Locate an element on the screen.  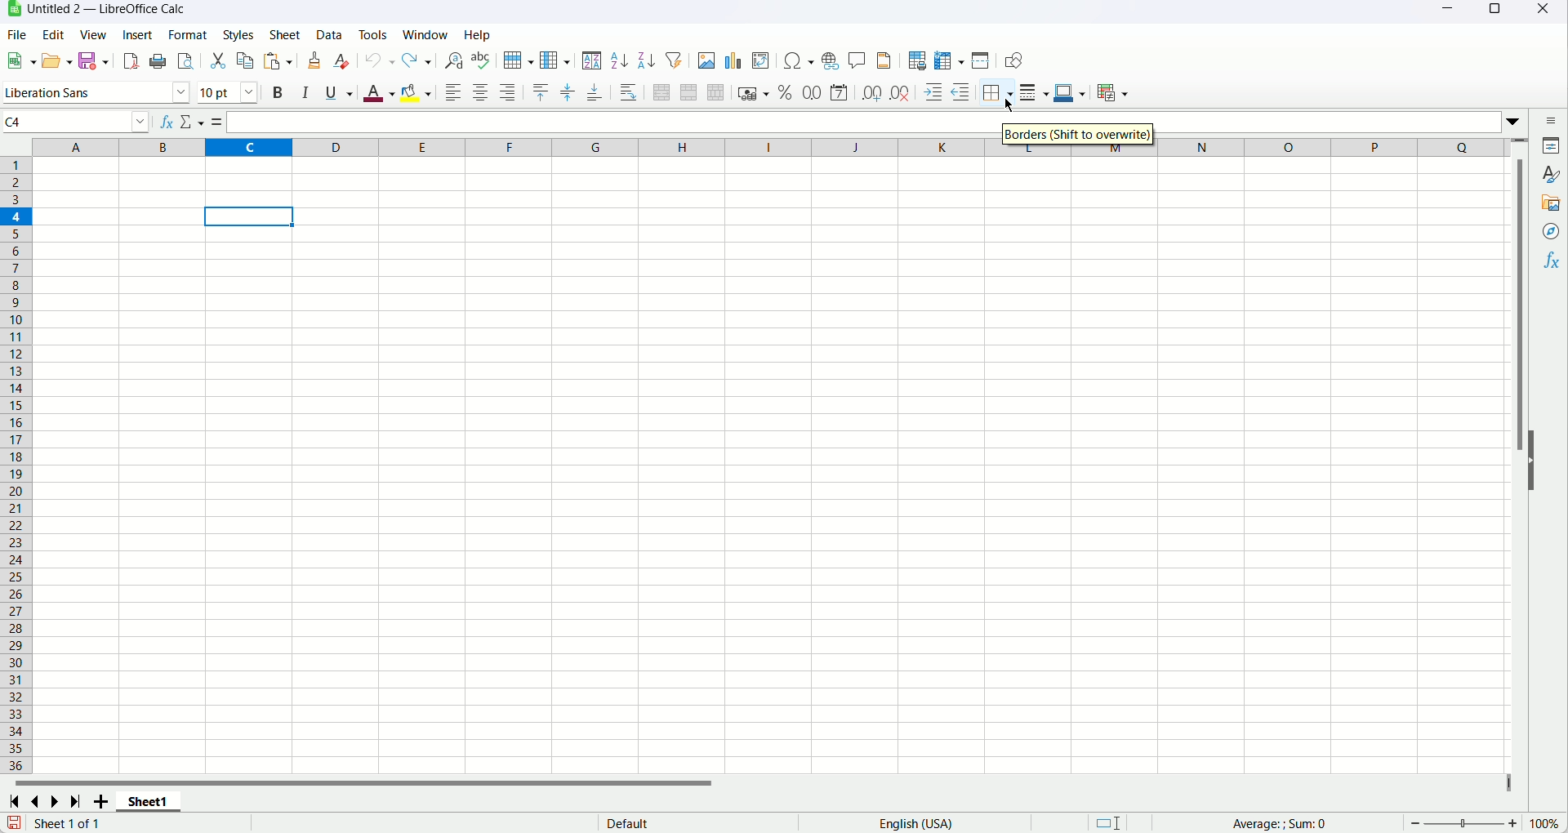
Freeze rows and column is located at coordinates (949, 60).